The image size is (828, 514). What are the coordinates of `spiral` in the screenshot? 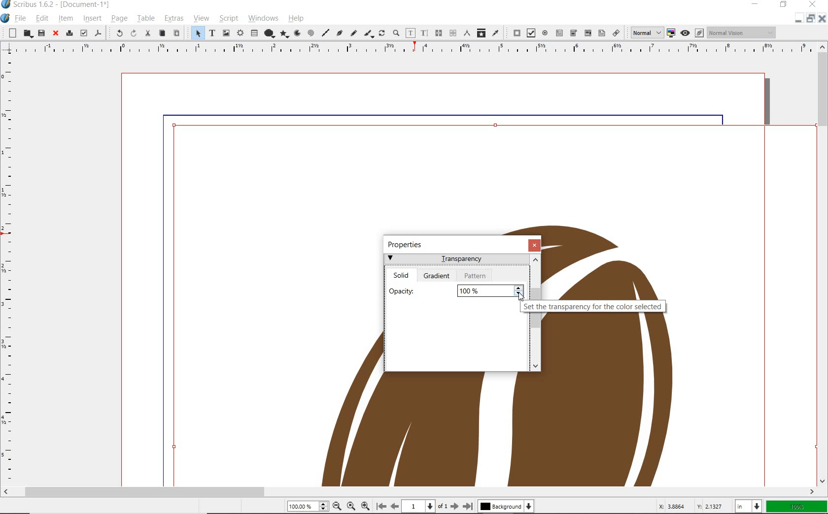 It's located at (311, 33).